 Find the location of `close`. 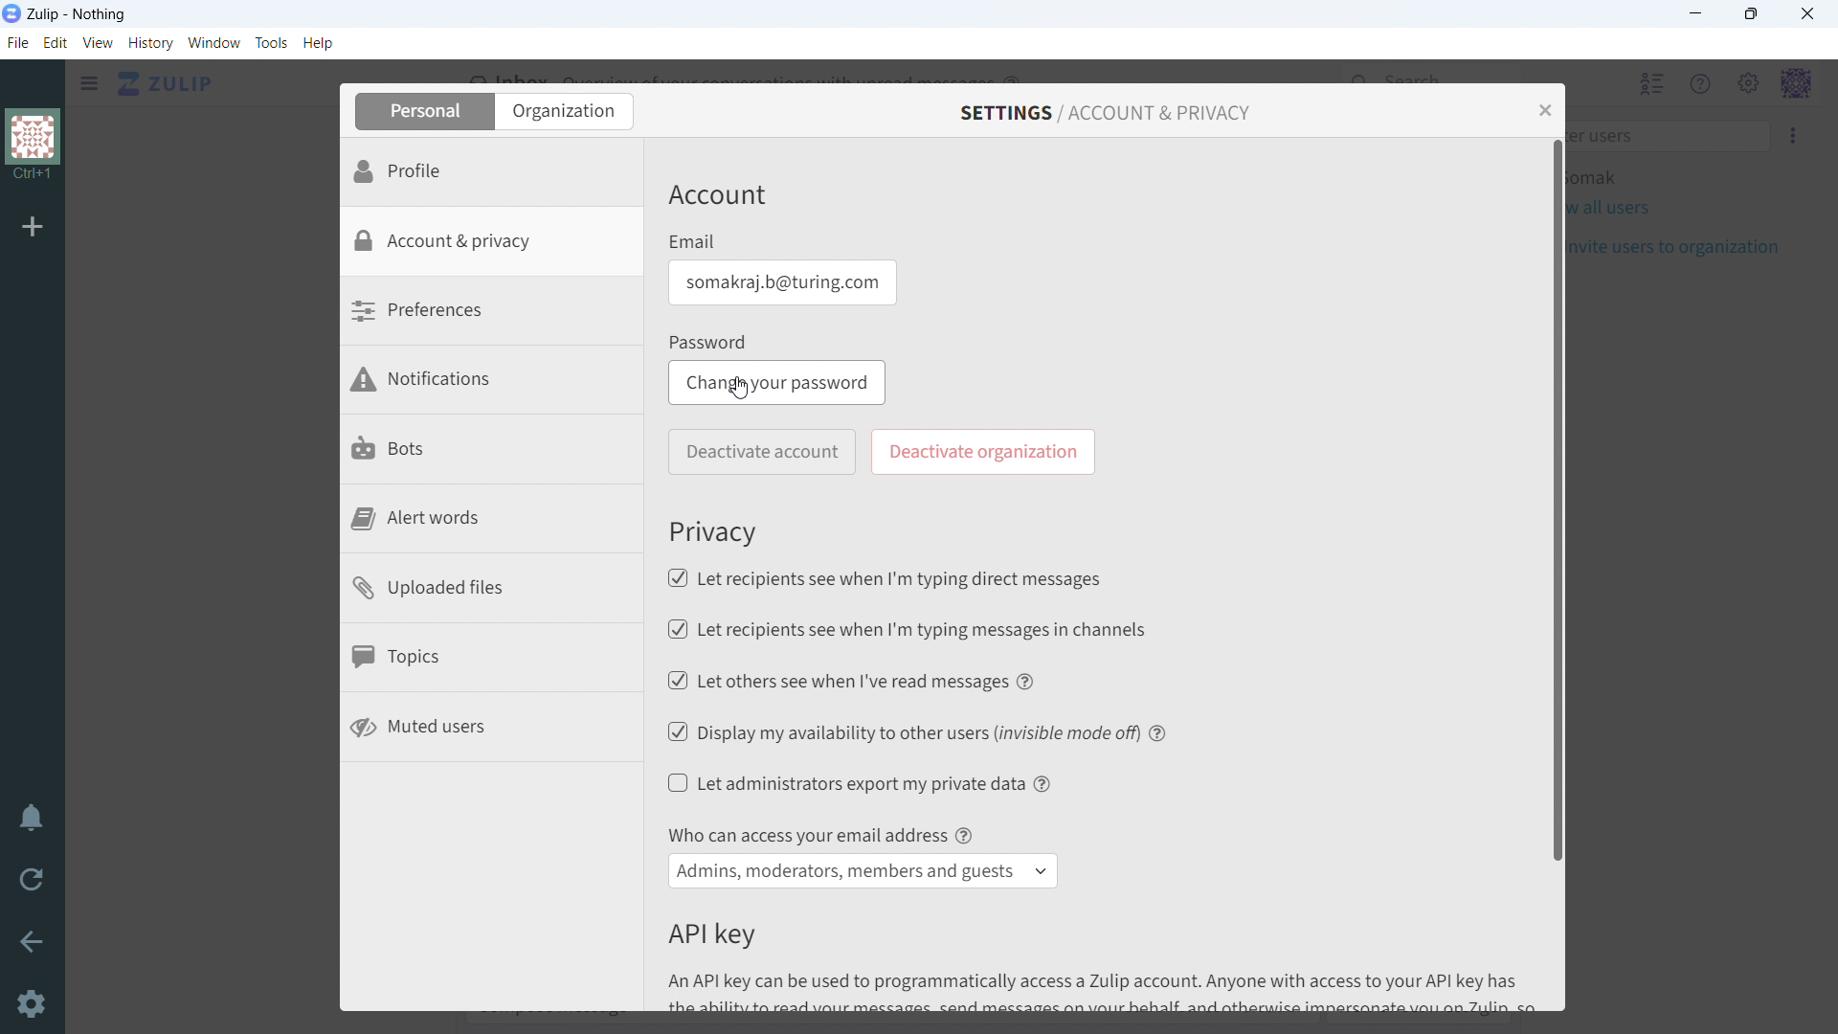

close is located at coordinates (1544, 110).